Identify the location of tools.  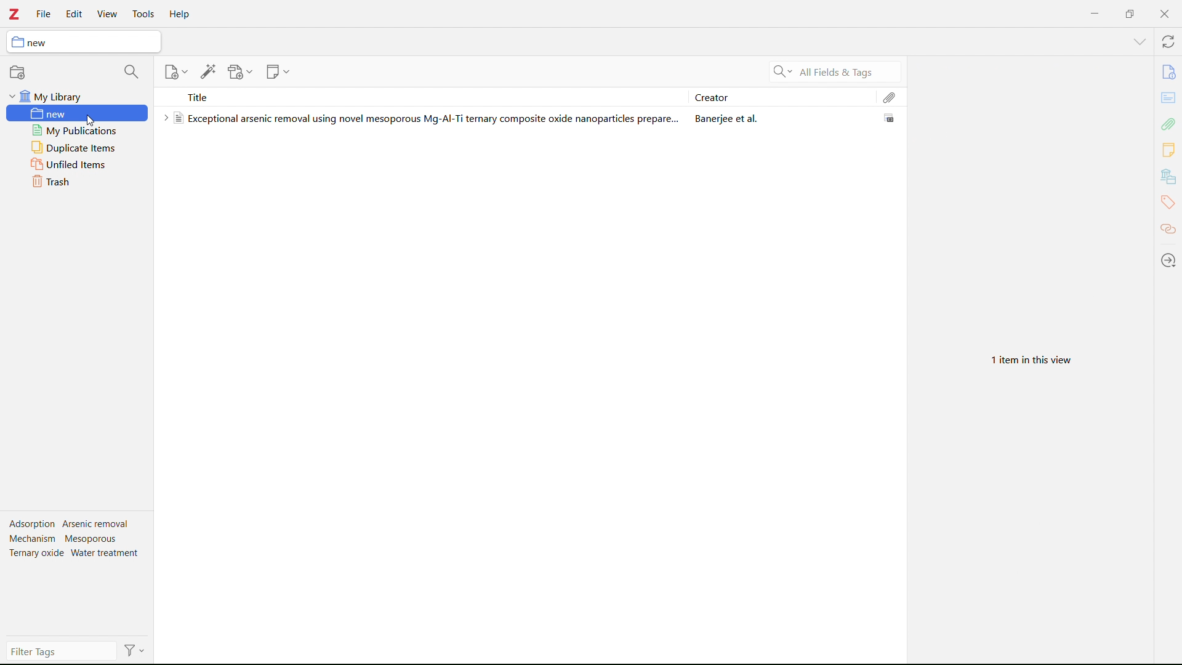
(143, 14).